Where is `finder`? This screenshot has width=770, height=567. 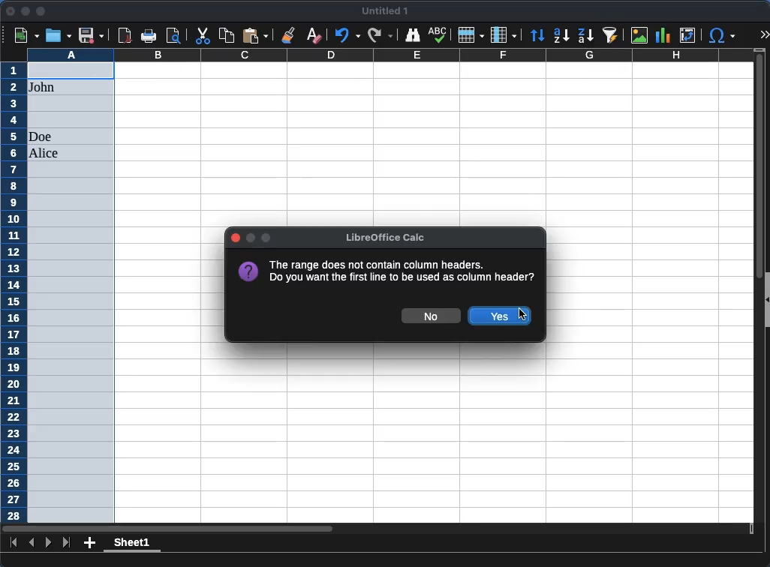 finder is located at coordinates (412, 36).